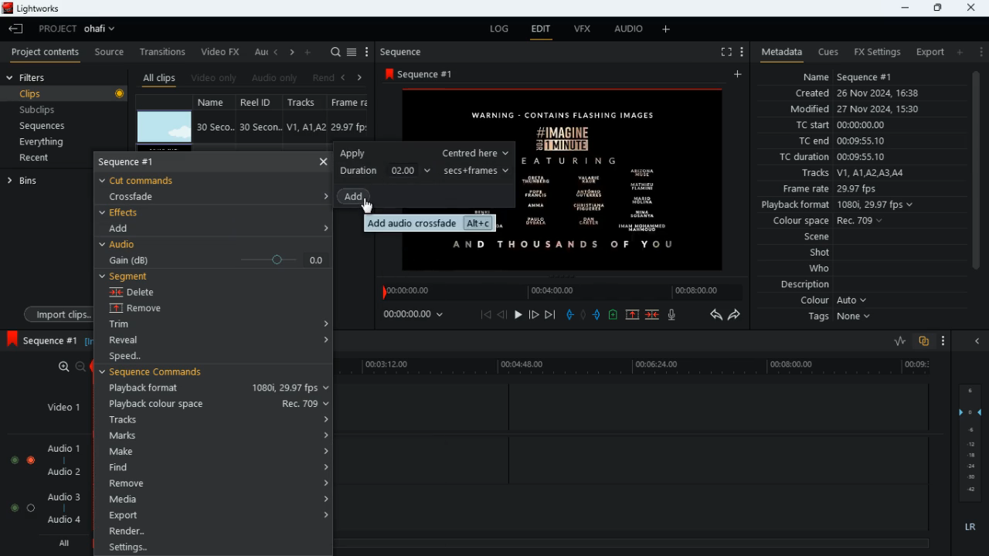  What do you see at coordinates (937, 8) in the screenshot?
I see `maximize` at bounding box center [937, 8].